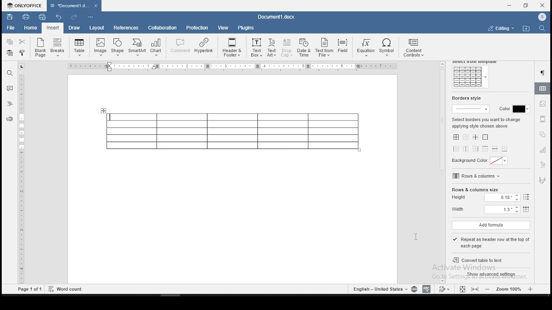  Describe the element at coordinates (287, 48) in the screenshot. I see `Drop Cap` at that location.